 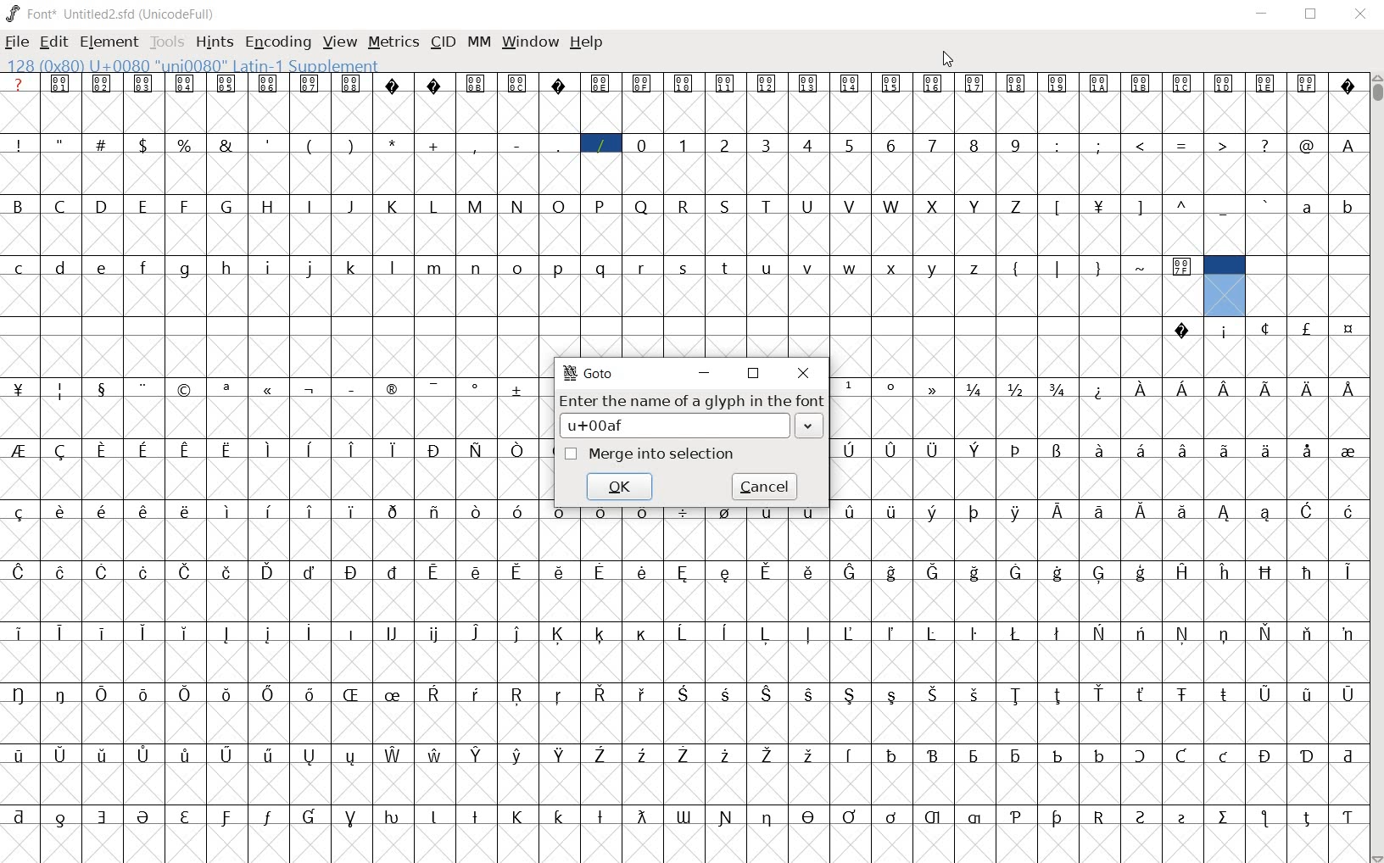 I want to click on Symbol, so click(x=478, y=754).